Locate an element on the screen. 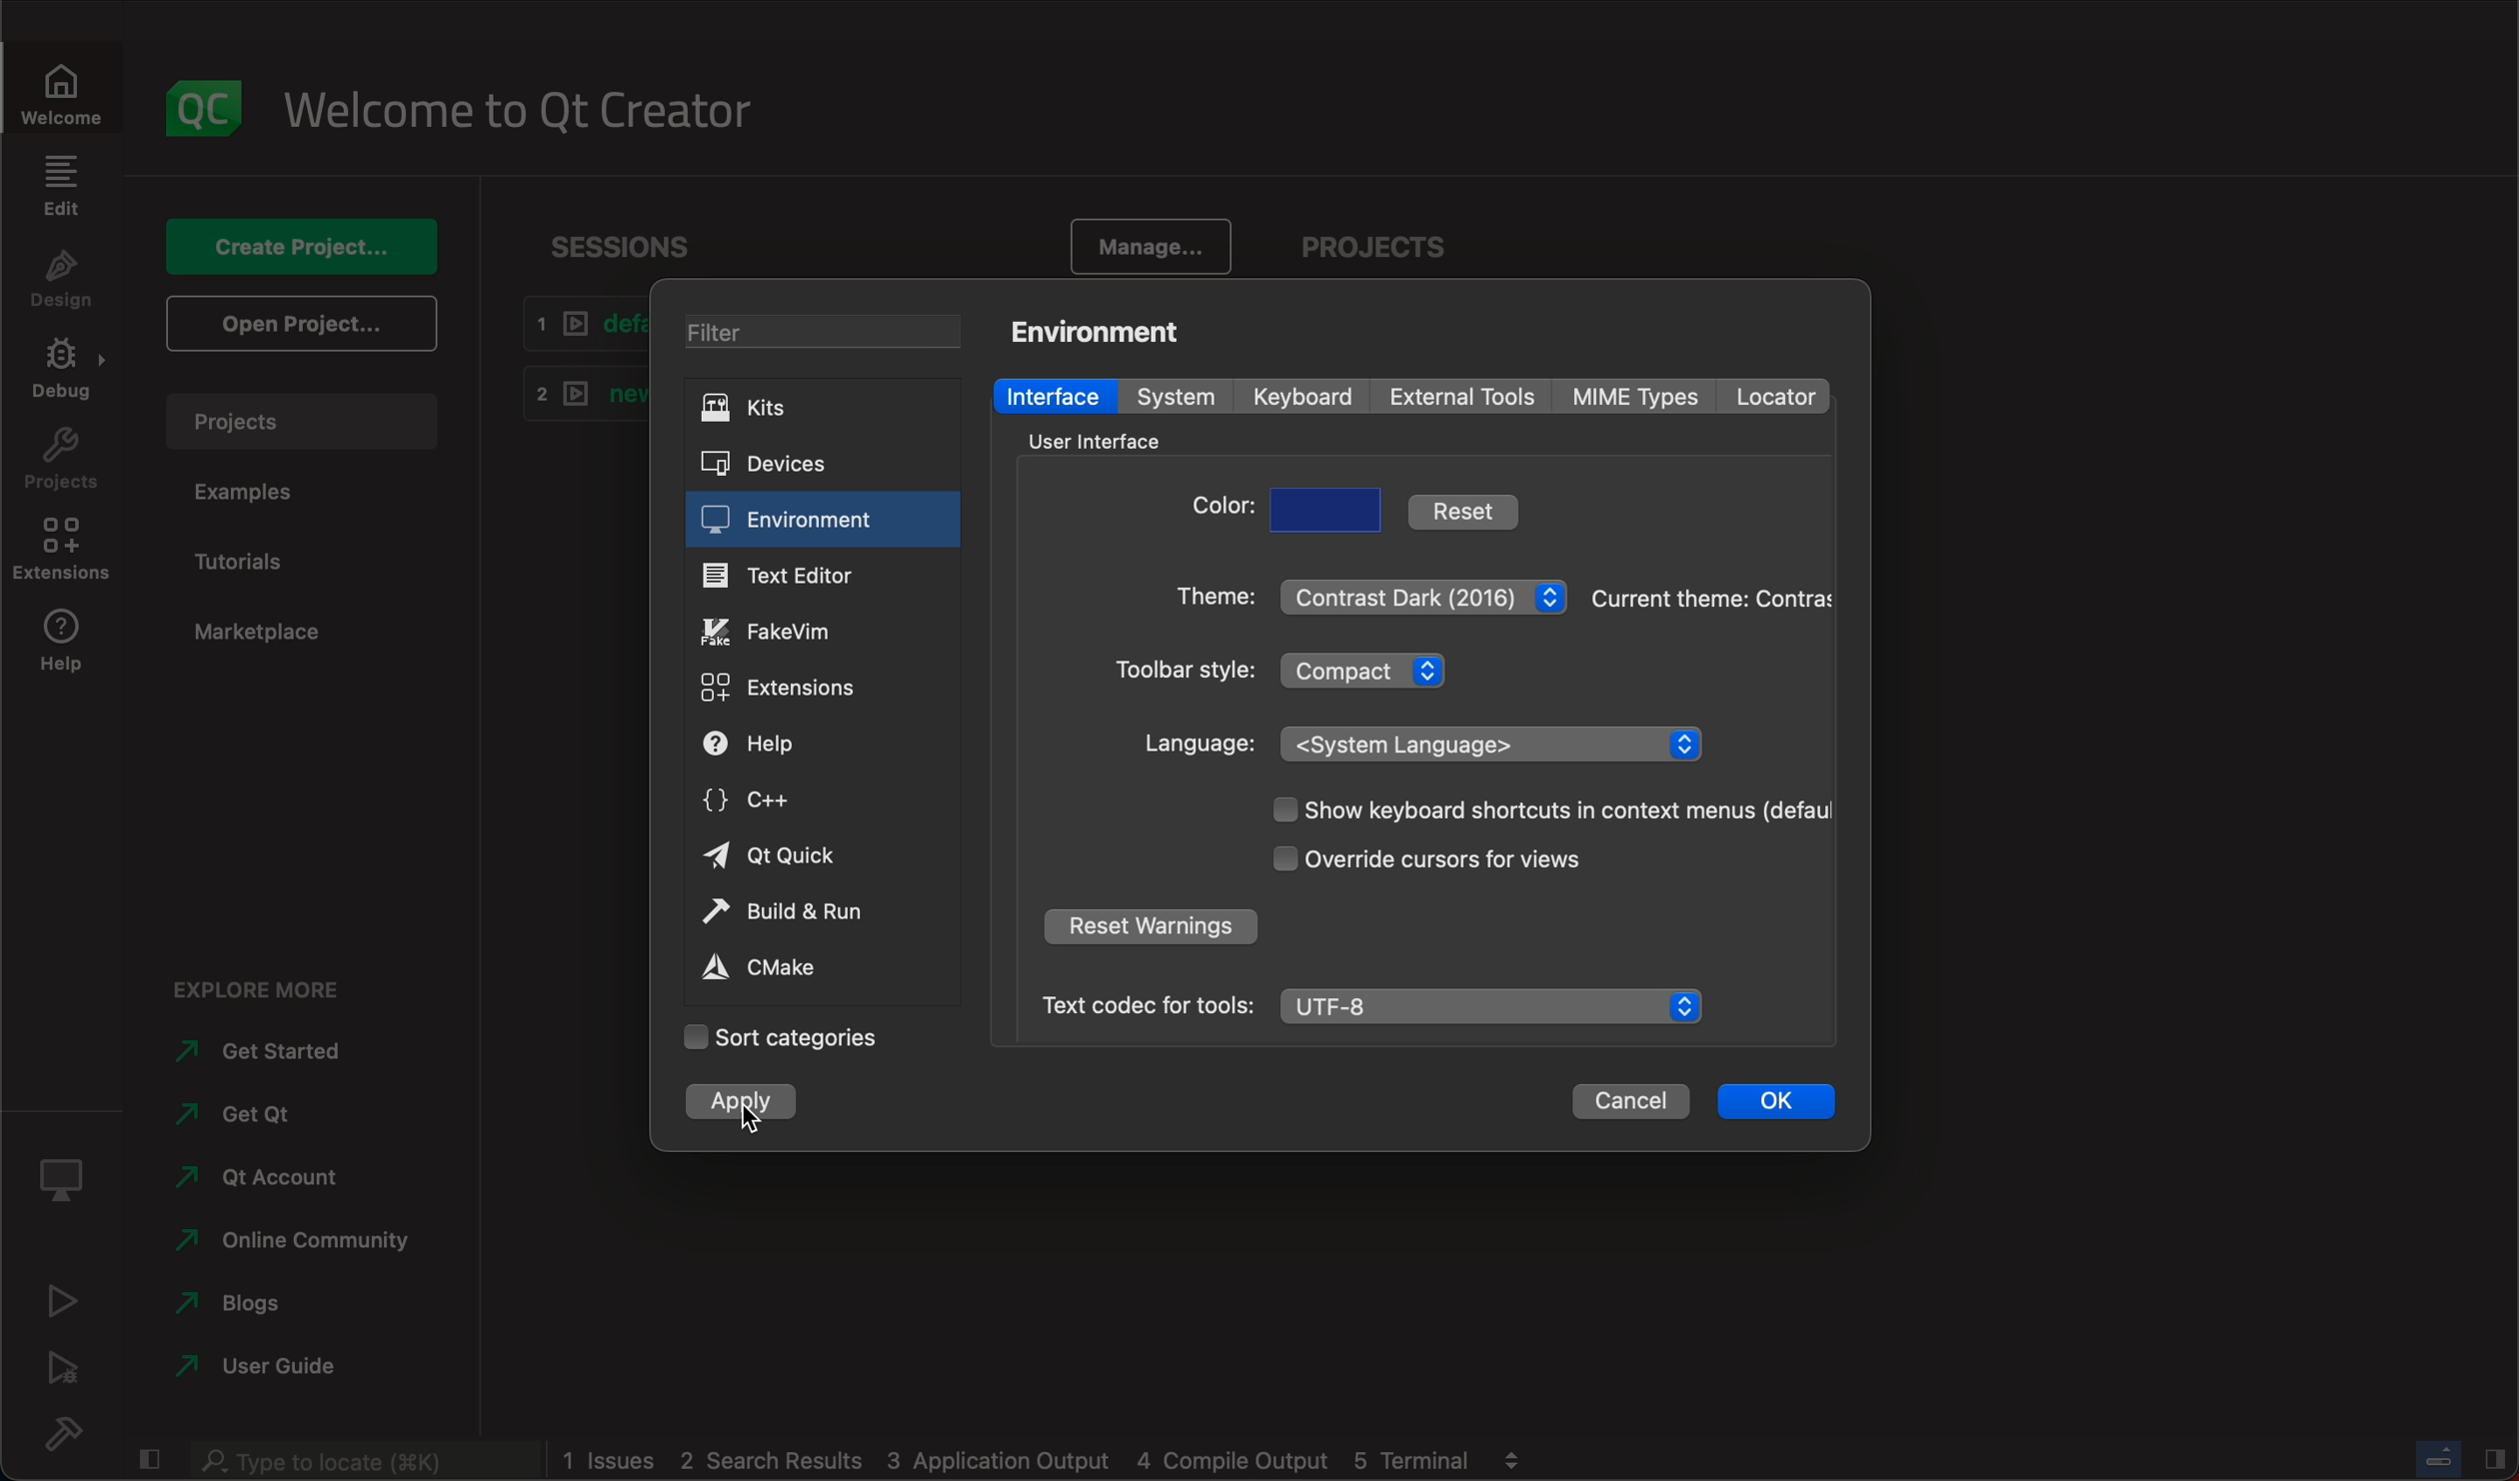 The image size is (2519, 1481). blogs is located at coordinates (238, 1299).